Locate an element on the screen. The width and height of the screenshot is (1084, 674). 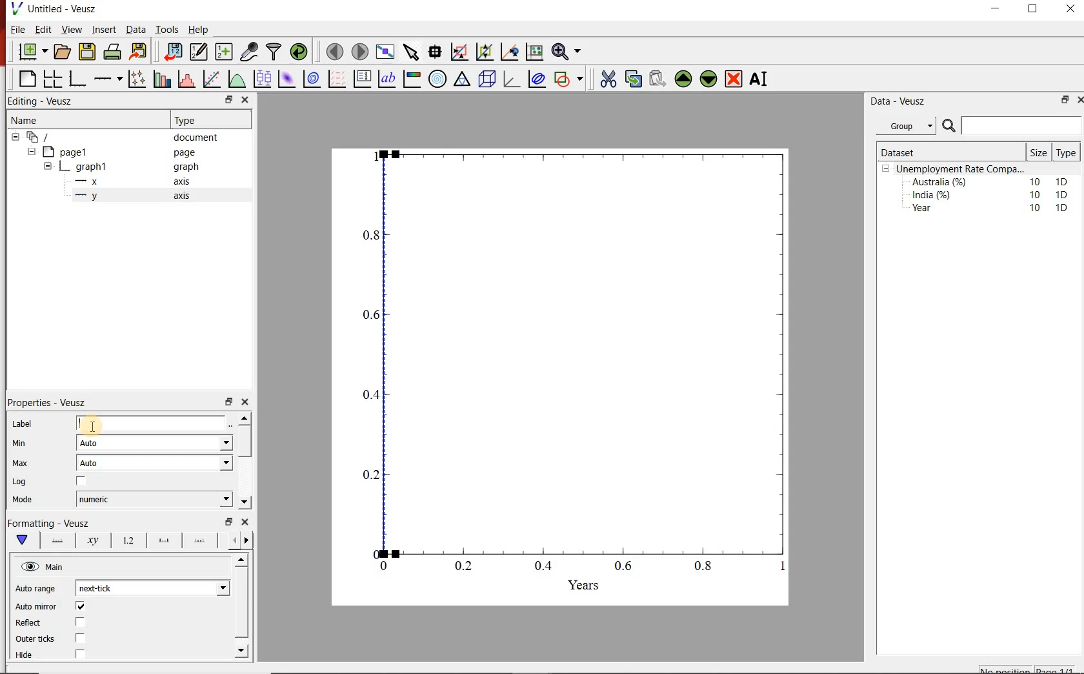
collpase is located at coordinates (886, 169).